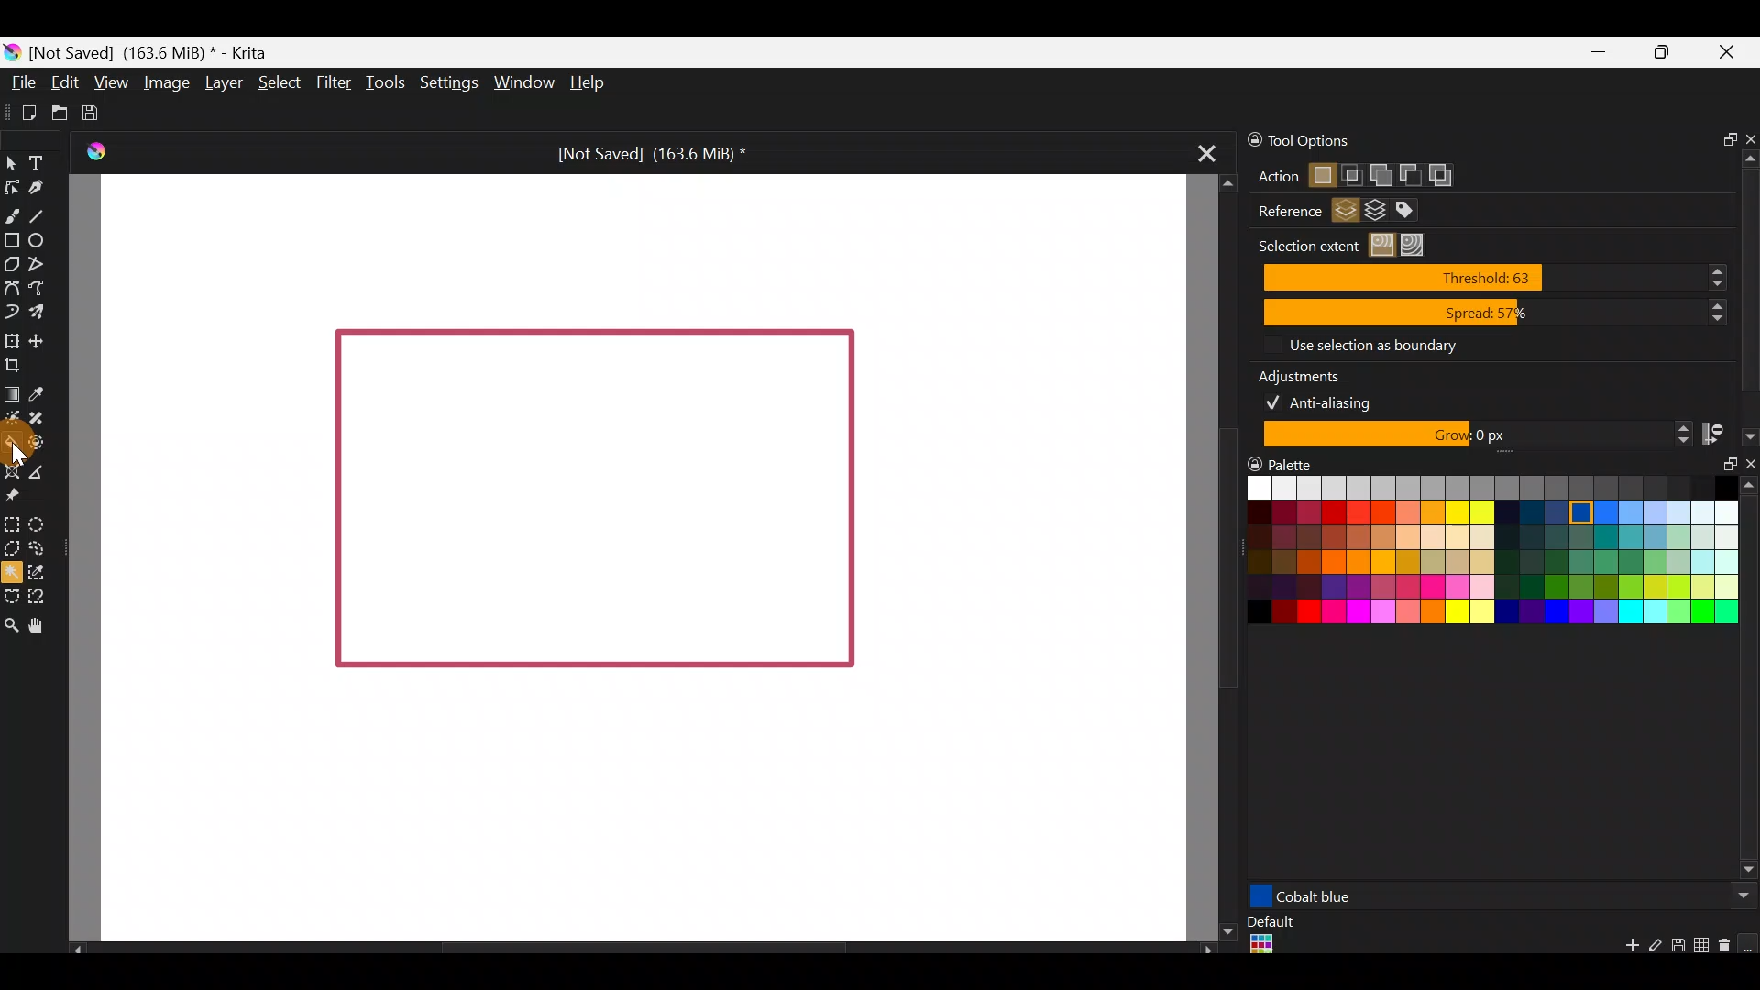 Image resolution: width=1760 pixels, height=990 pixels. Describe the element at coordinates (96, 150) in the screenshot. I see `Krita Logo` at that location.